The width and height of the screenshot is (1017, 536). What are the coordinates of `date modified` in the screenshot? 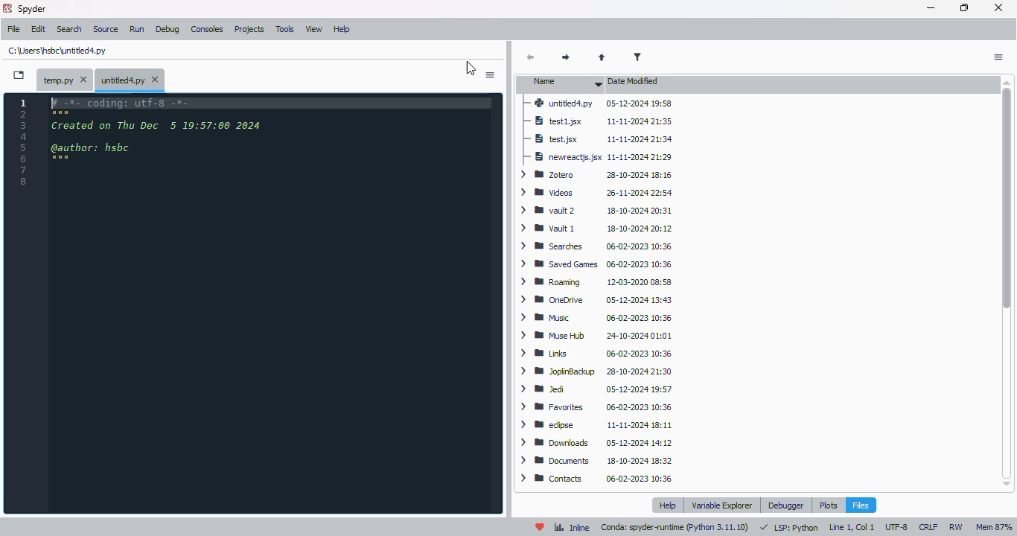 It's located at (640, 121).